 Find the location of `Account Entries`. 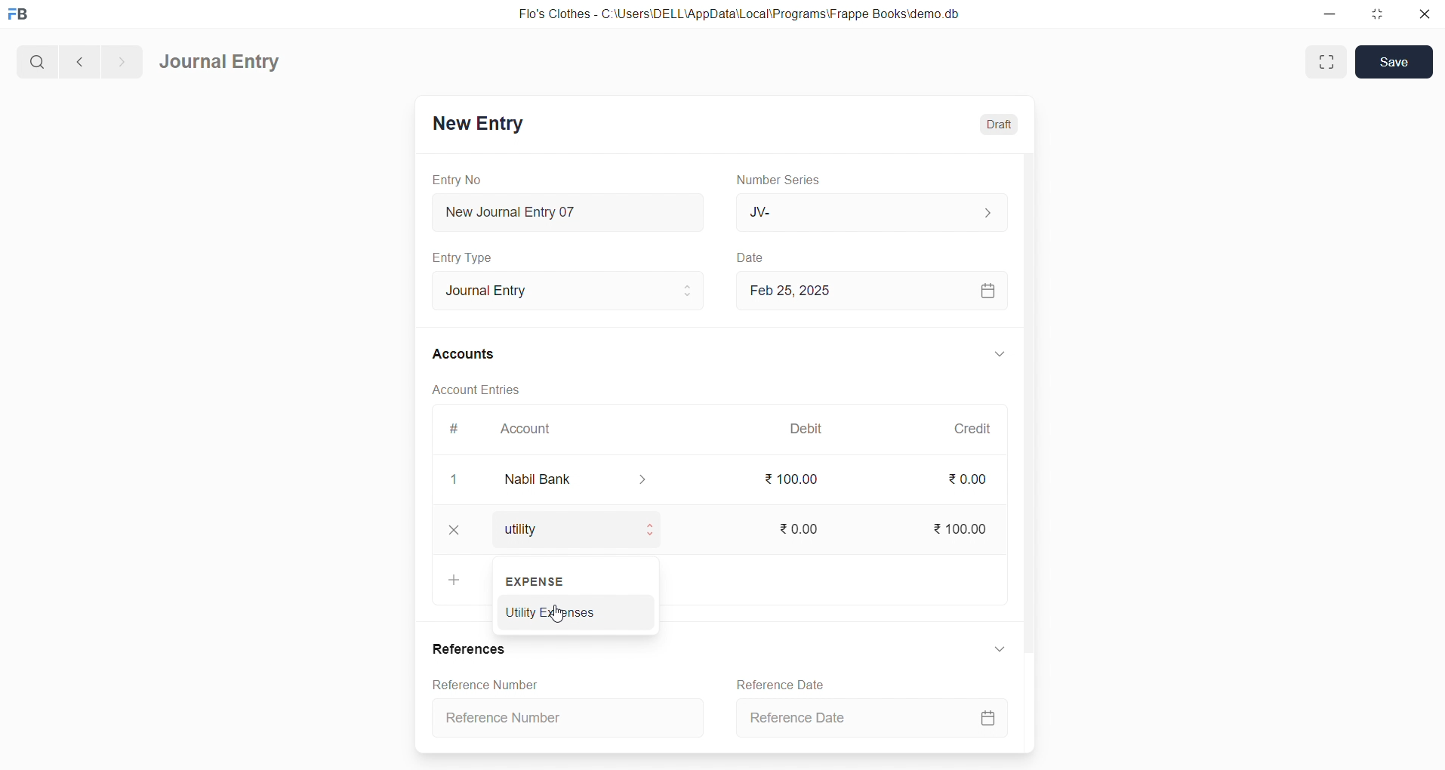

Account Entries is located at coordinates (464, 389).